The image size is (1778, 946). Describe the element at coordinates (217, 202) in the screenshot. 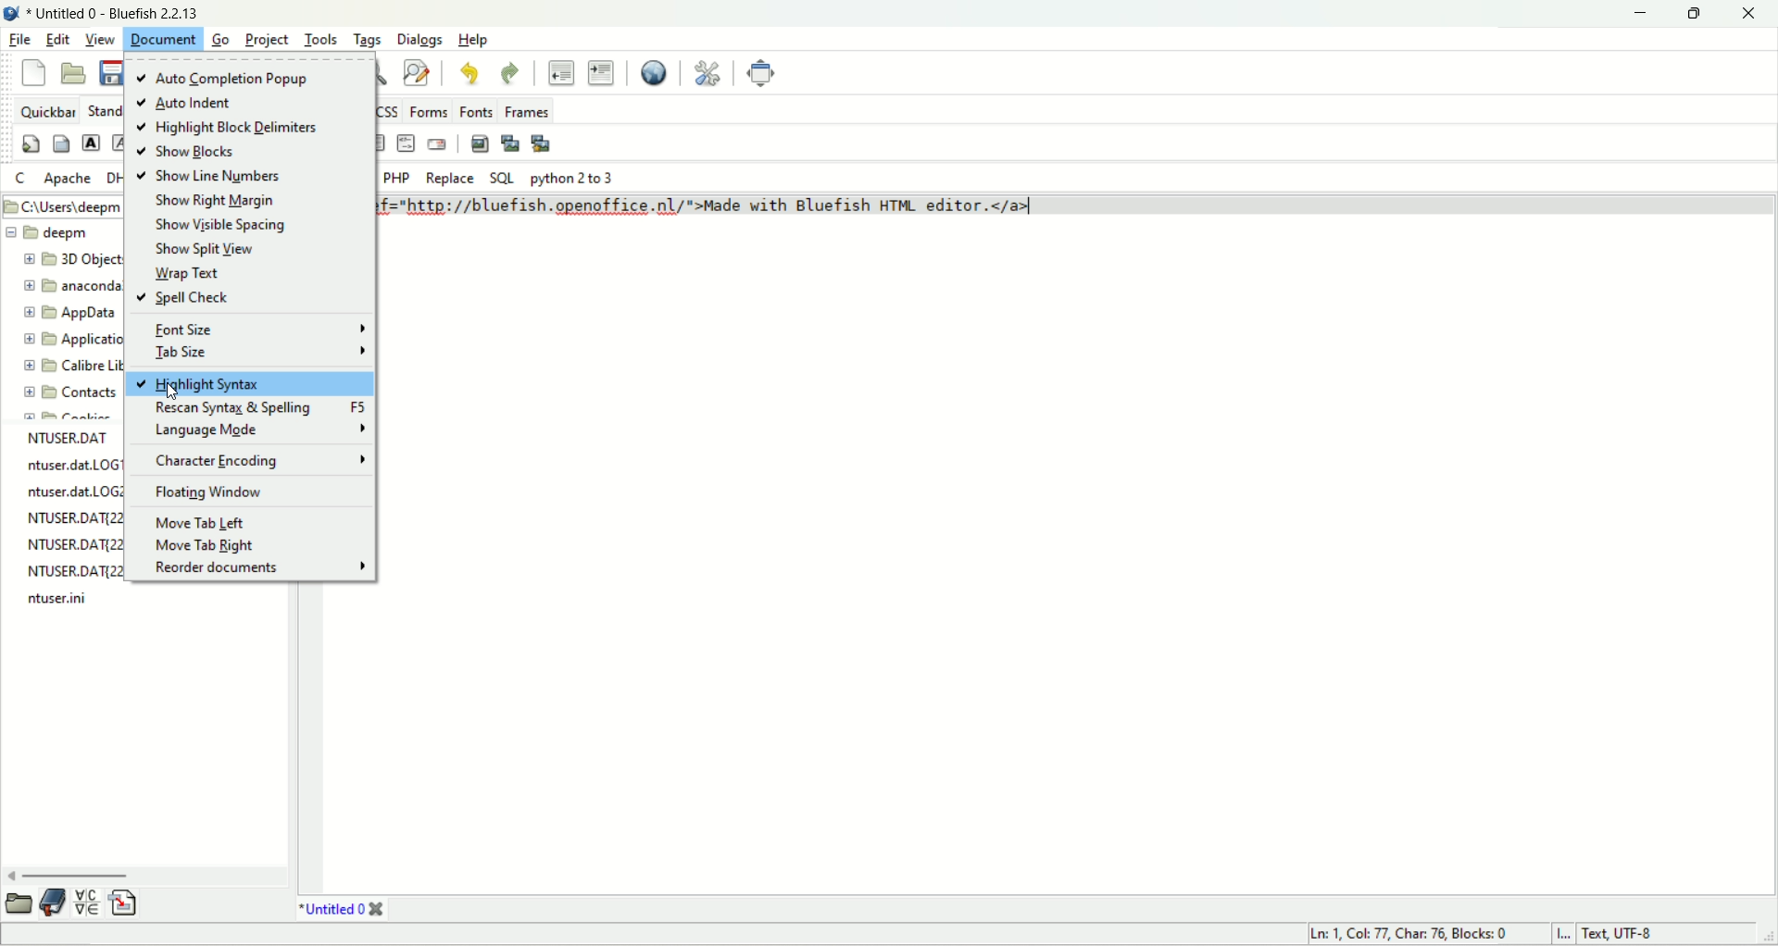

I see `show right margin` at that location.